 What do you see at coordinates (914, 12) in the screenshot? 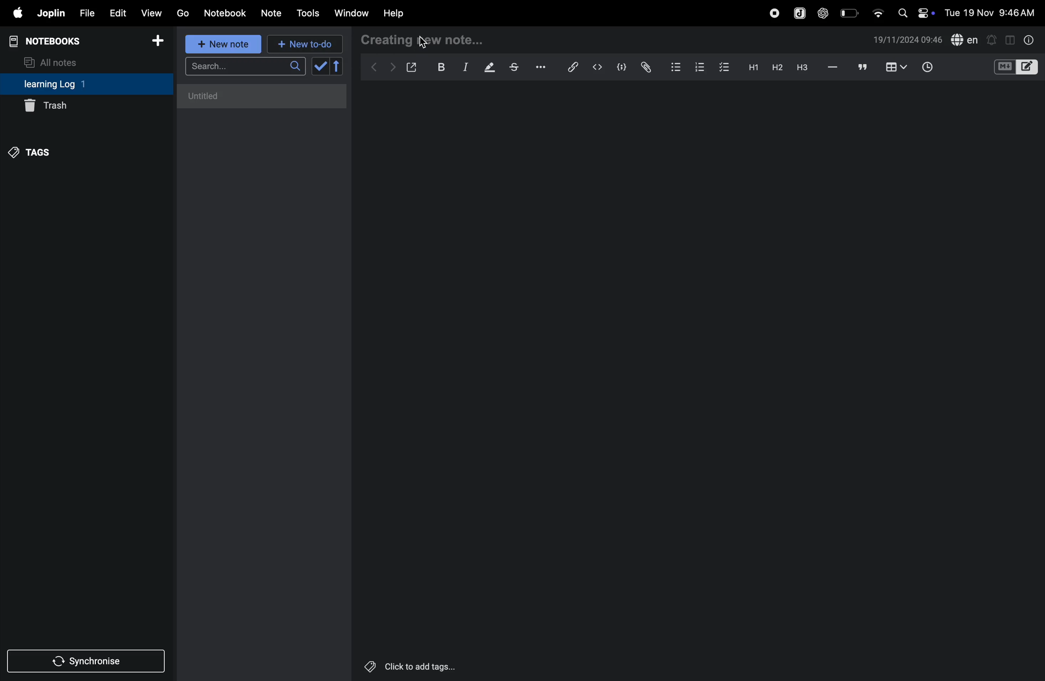
I see `apple widgets` at bounding box center [914, 12].